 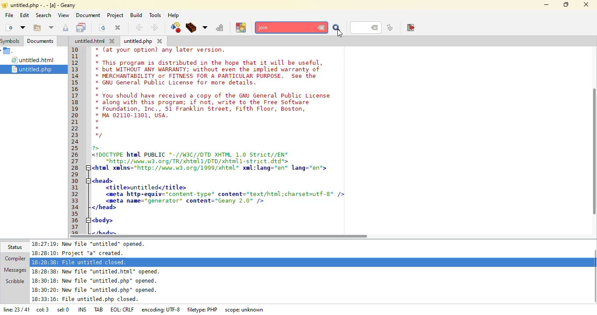 I want to click on join, so click(x=287, y=28).